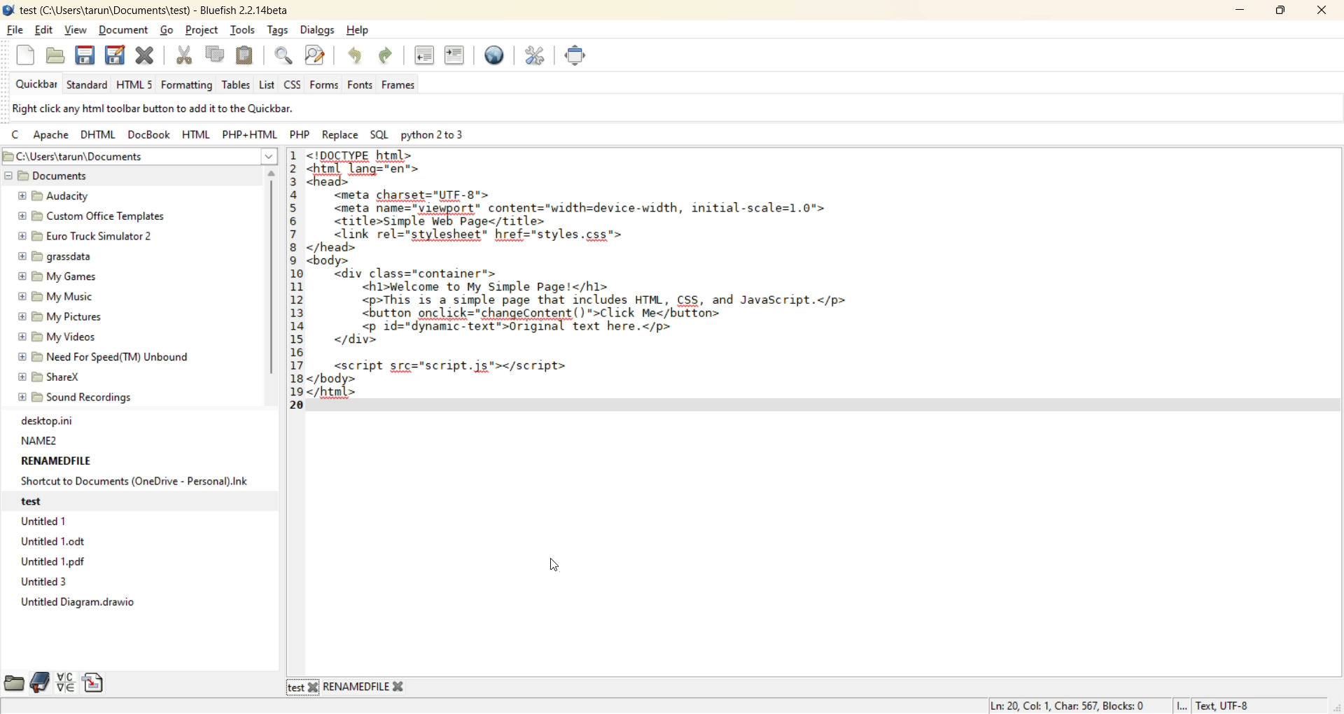 Image resolution: width=1344 pixels, height=714 pixels. I want to click on file path, so click(126, 157).